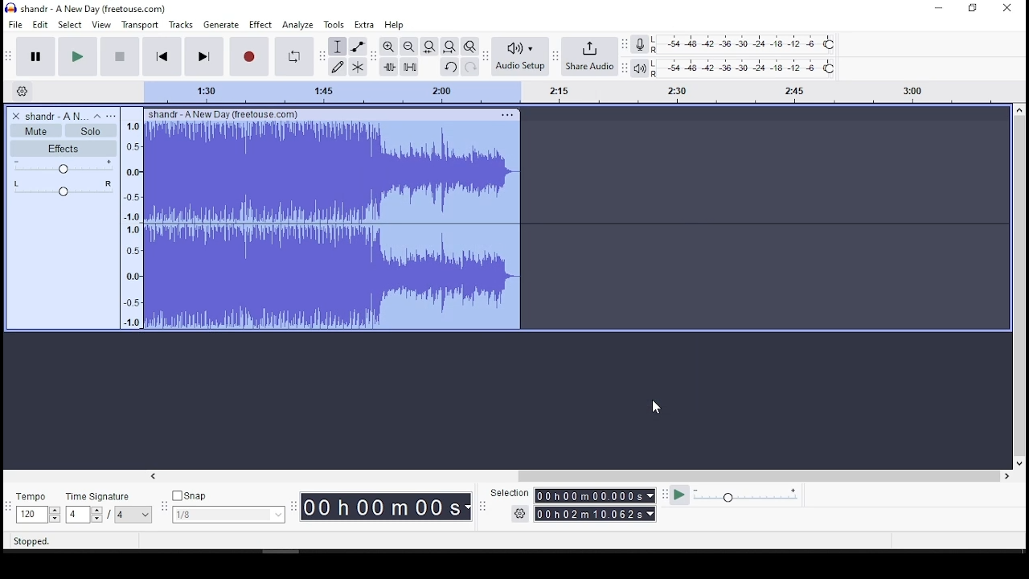 This screenshot has height=579, width=1029. I want to click on stop, so click(118, 57).